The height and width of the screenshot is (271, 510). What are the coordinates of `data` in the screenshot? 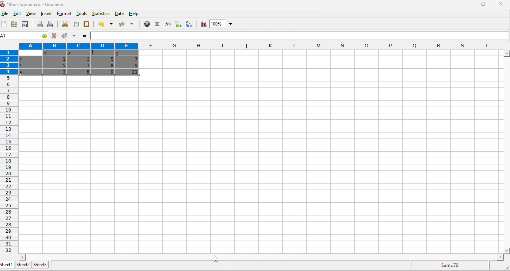 It's located at (119, 14).